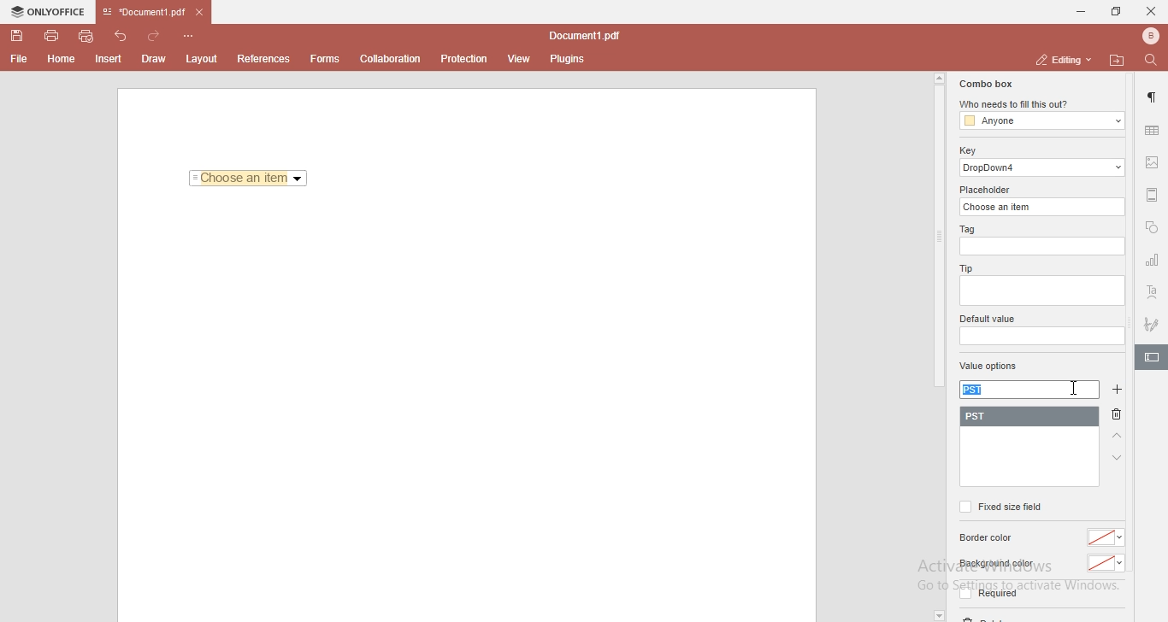  I want to click on dropdown 4, so click(1043, 167).